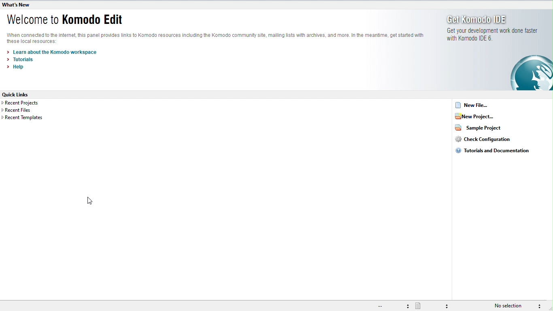 This screenshot has width=553, height=311. Describe the element at coordinates (17, 68) in the screenshot. I see `help` at that location.